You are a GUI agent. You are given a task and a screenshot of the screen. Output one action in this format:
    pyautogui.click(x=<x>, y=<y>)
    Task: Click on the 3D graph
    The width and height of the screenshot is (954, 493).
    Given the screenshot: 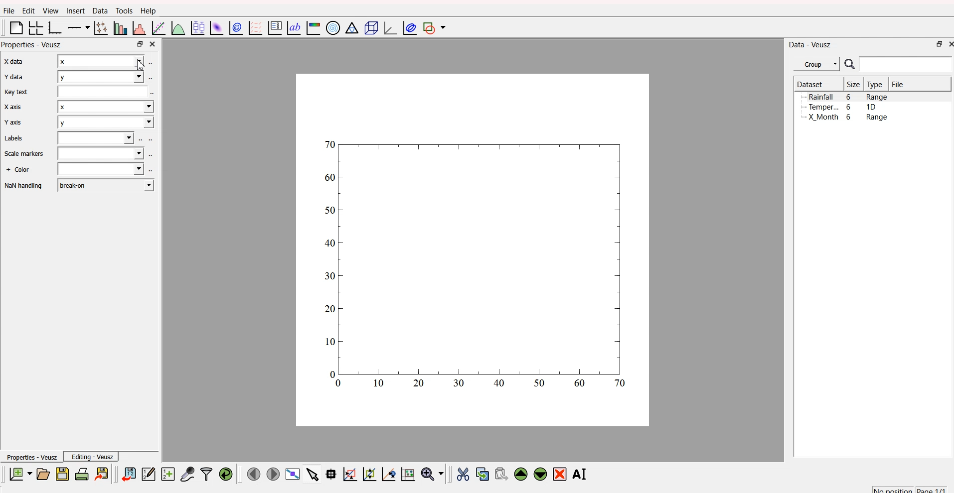 What is the action you would take?
    pyautogui.click(x=387, y=27)
    